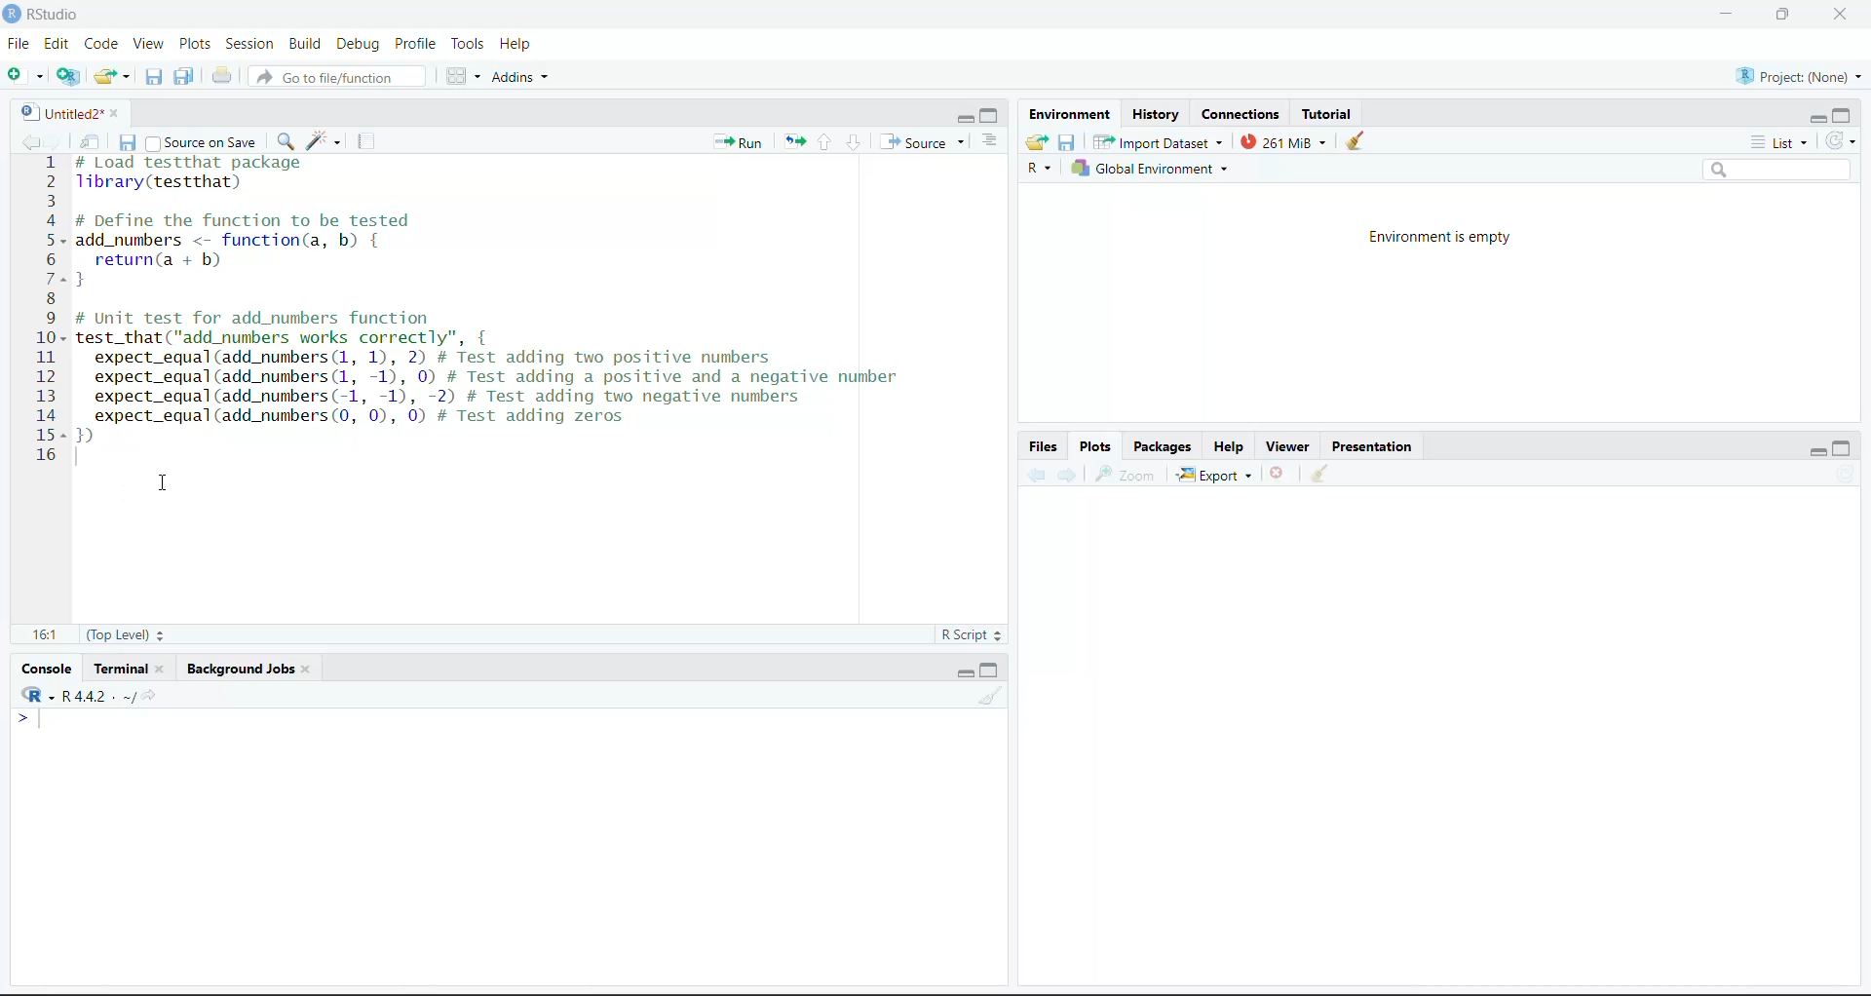  I want to click on Show document outline, so click(991, 139).